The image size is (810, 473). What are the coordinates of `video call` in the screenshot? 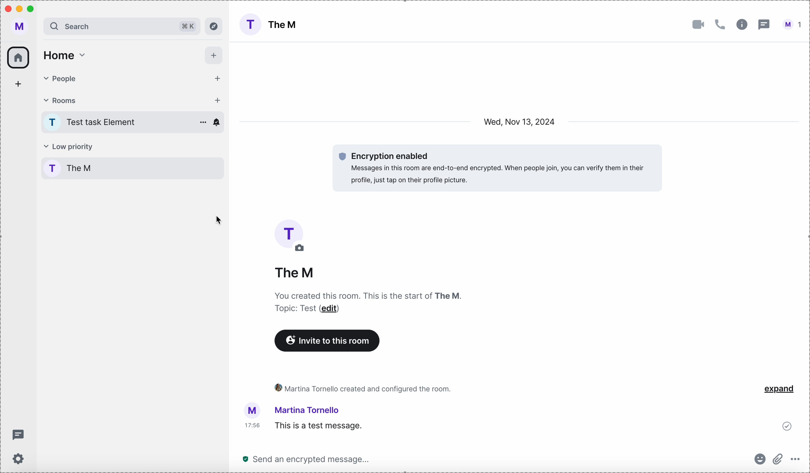 It's located at (697, 25).